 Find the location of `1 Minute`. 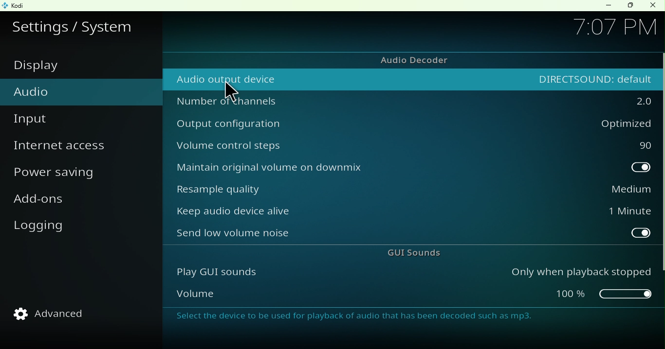

1 Minute is located at coordinates (596, 212).